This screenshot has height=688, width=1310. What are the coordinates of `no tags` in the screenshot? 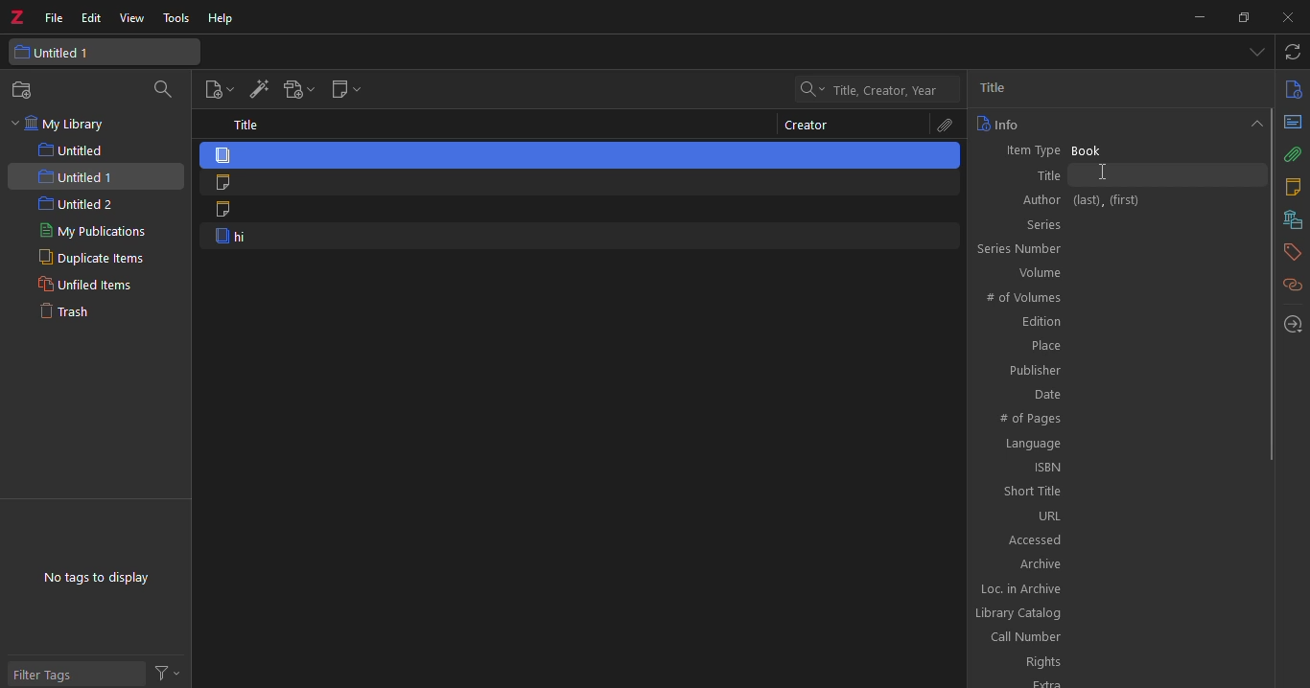 It's located at (95, 578).